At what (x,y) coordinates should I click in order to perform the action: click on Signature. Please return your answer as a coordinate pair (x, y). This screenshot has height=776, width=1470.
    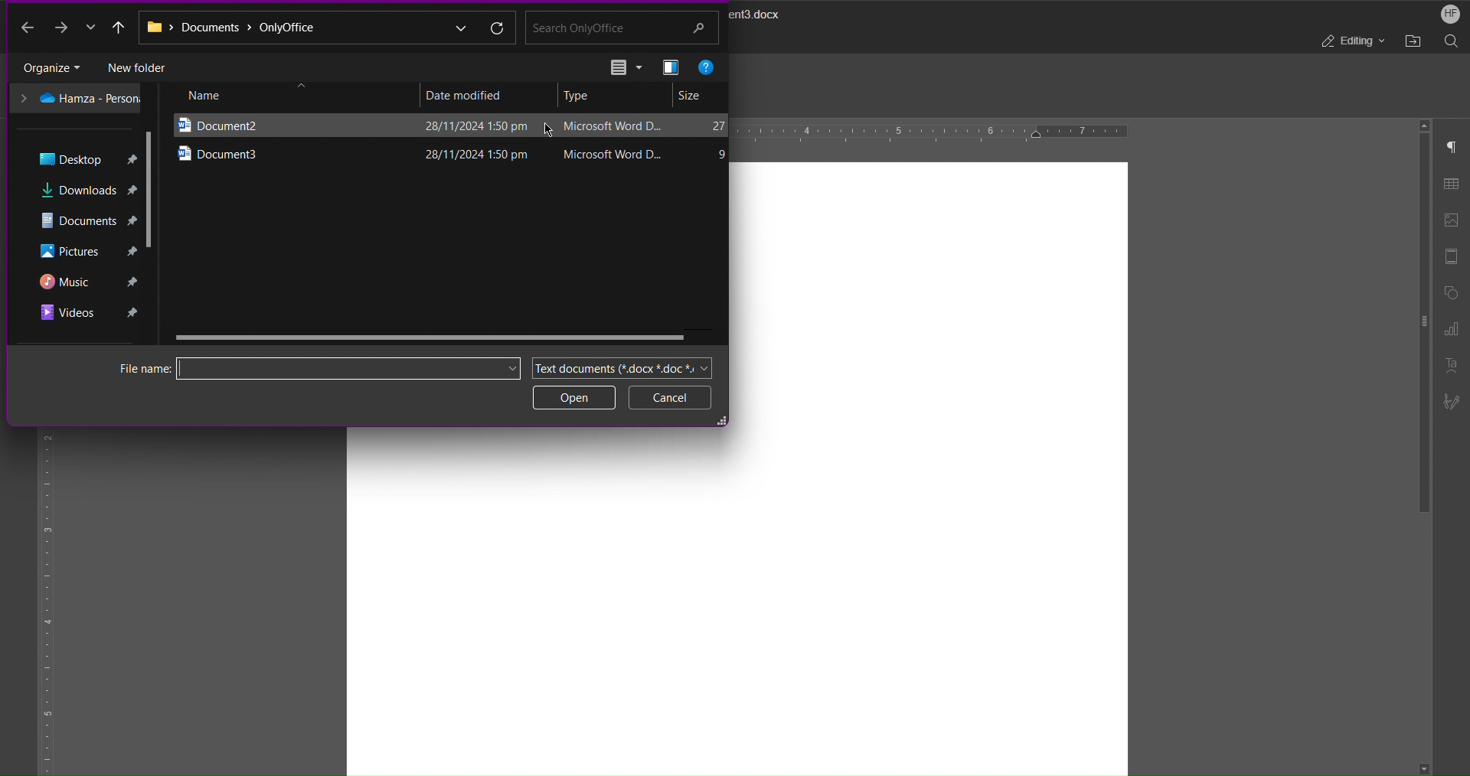
    Looking at the image, I should click on (1453, 402).